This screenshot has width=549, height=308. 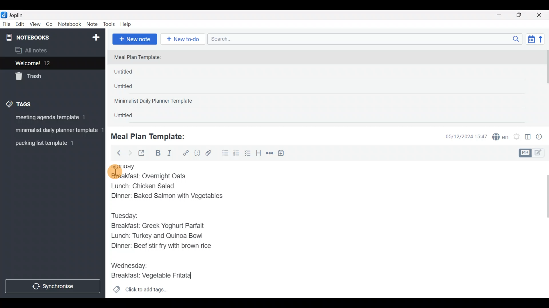 I want to click on Synchronize, so click(x=53, y=286).